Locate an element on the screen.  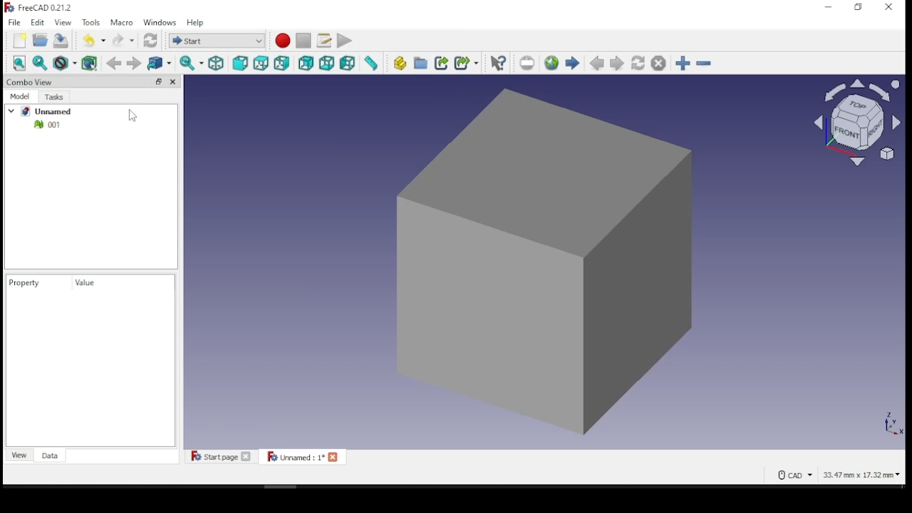
go to linked object is located at coordinates (160, 63).